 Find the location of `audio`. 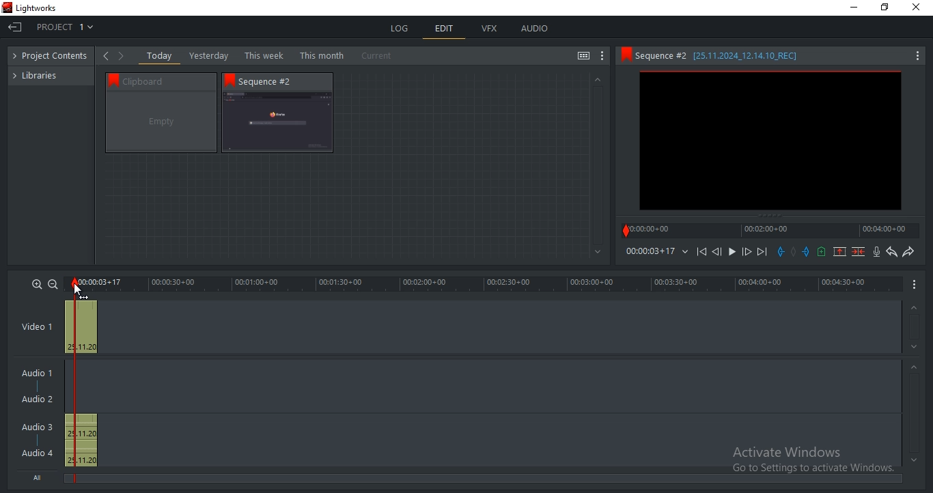

audio is located at coordinates (81, 440).